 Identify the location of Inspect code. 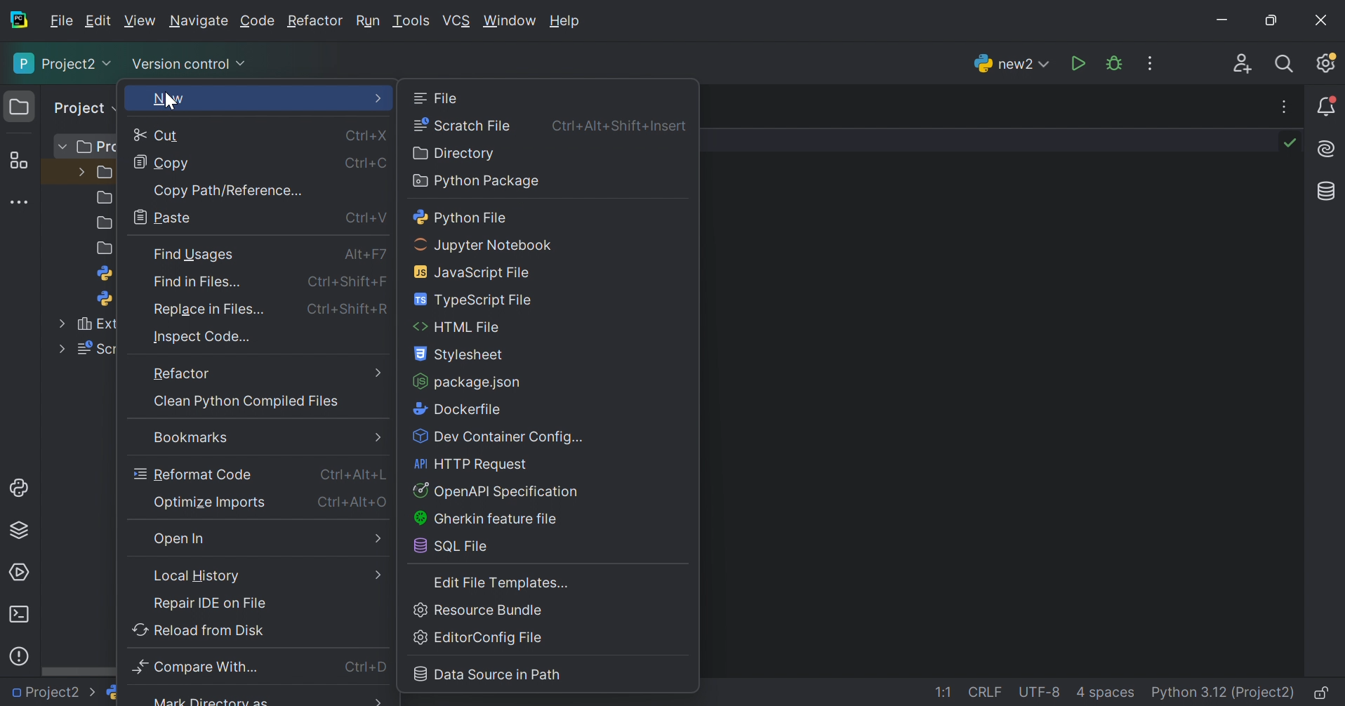
(204, 337).